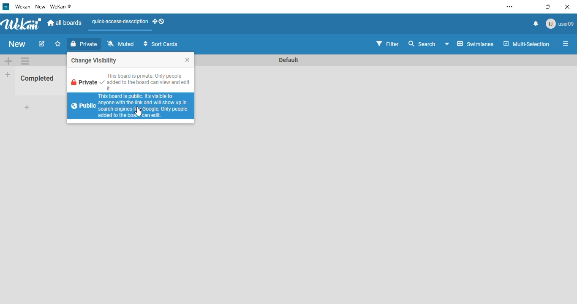 The height and width of the screenshot is (304, 577). Describe the element at coordinates (387, 44) in the screenshot. I see `filter` at that location.